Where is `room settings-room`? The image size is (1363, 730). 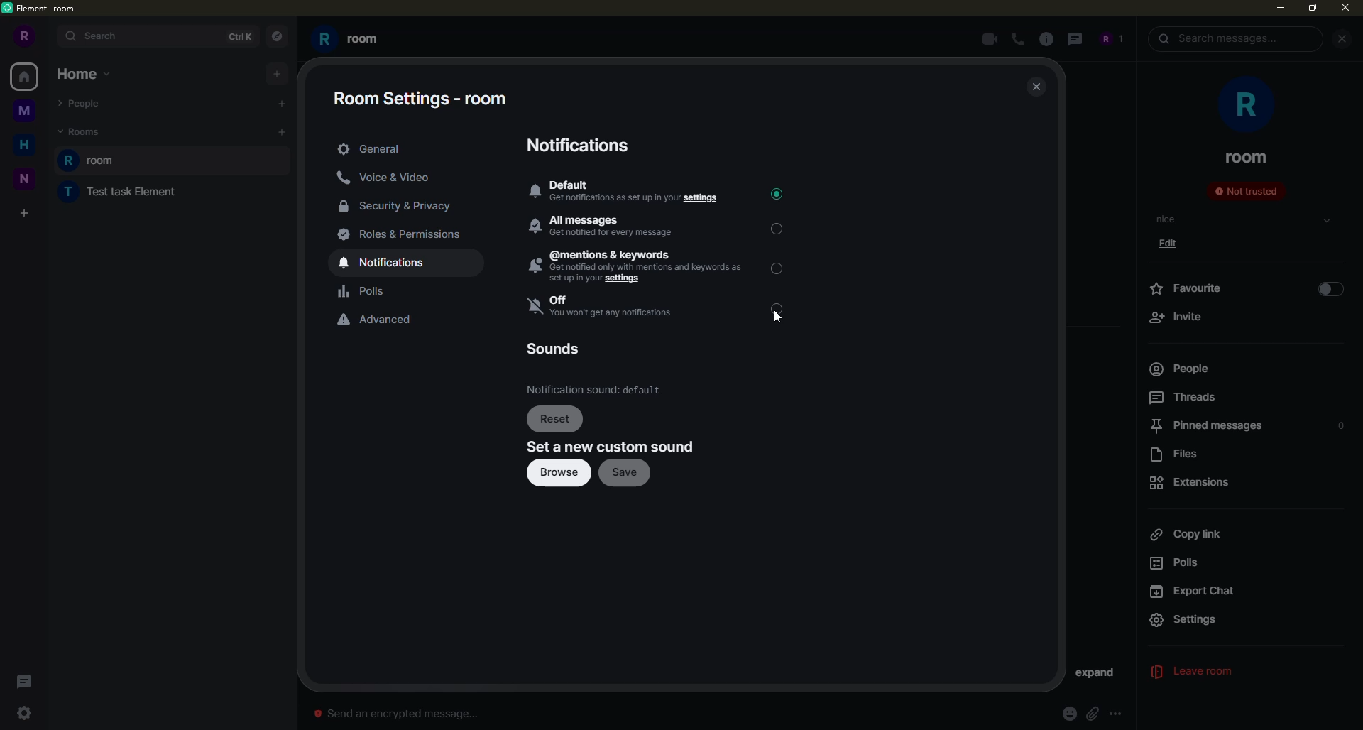
room settings-room is located at coordinates (423, 101).